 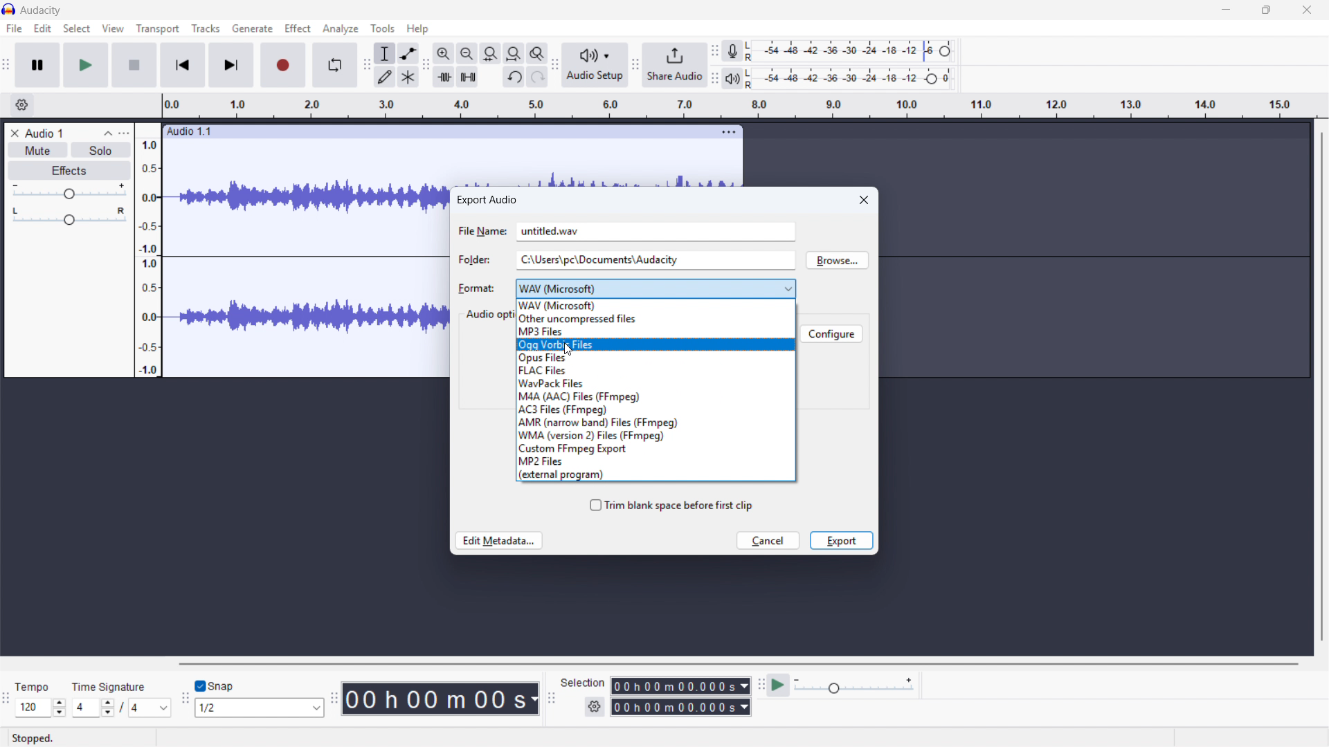 What do you see at coordinates (854, 50) in the screenshot?
I see `Recording level ` at bounding box center [854, 50].